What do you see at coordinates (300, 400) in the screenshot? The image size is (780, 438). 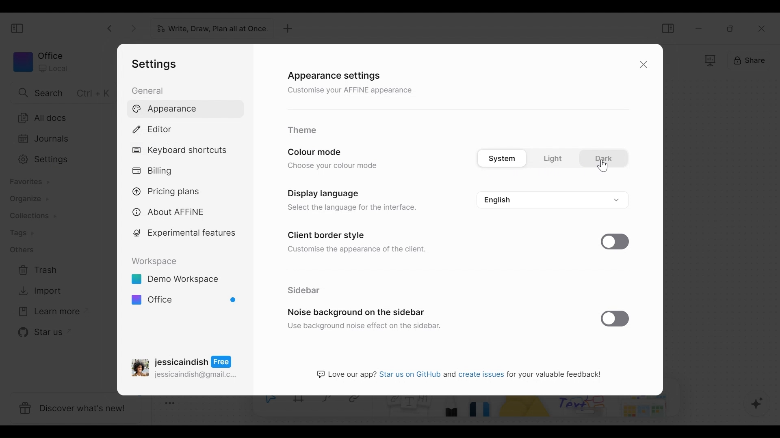 I see `Frame` at bounding box center [300, 400].